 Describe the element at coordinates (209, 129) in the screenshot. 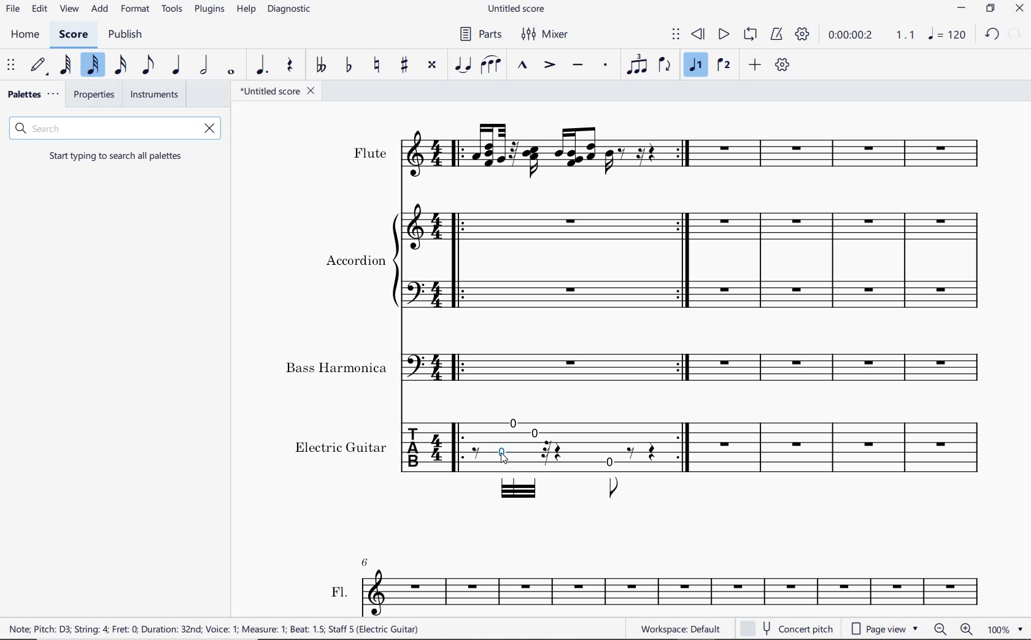

I see `remove` at that location.